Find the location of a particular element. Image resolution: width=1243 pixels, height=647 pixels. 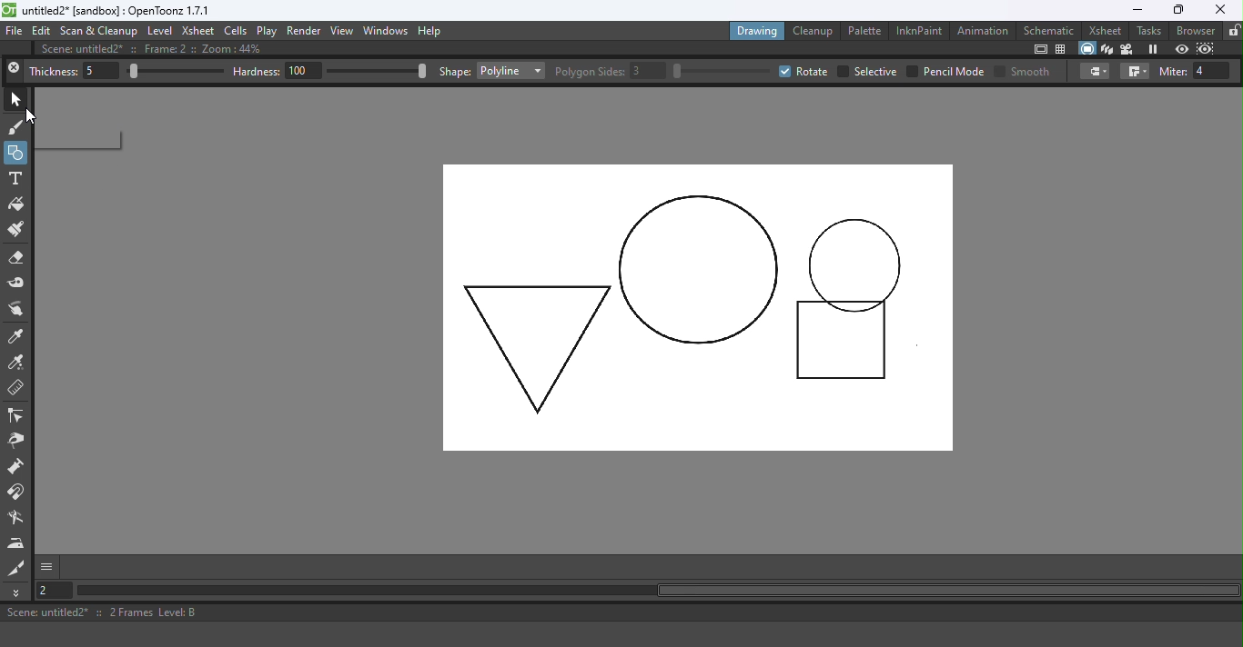

Lock rooms tab is located at coordinates (1232, 31).